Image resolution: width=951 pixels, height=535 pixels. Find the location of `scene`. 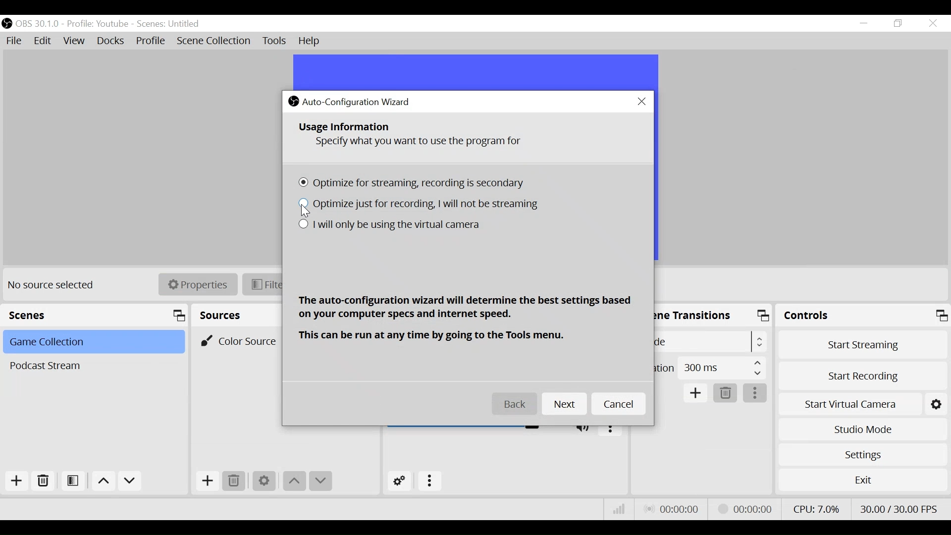

scene is located at coordinates (169, 24).